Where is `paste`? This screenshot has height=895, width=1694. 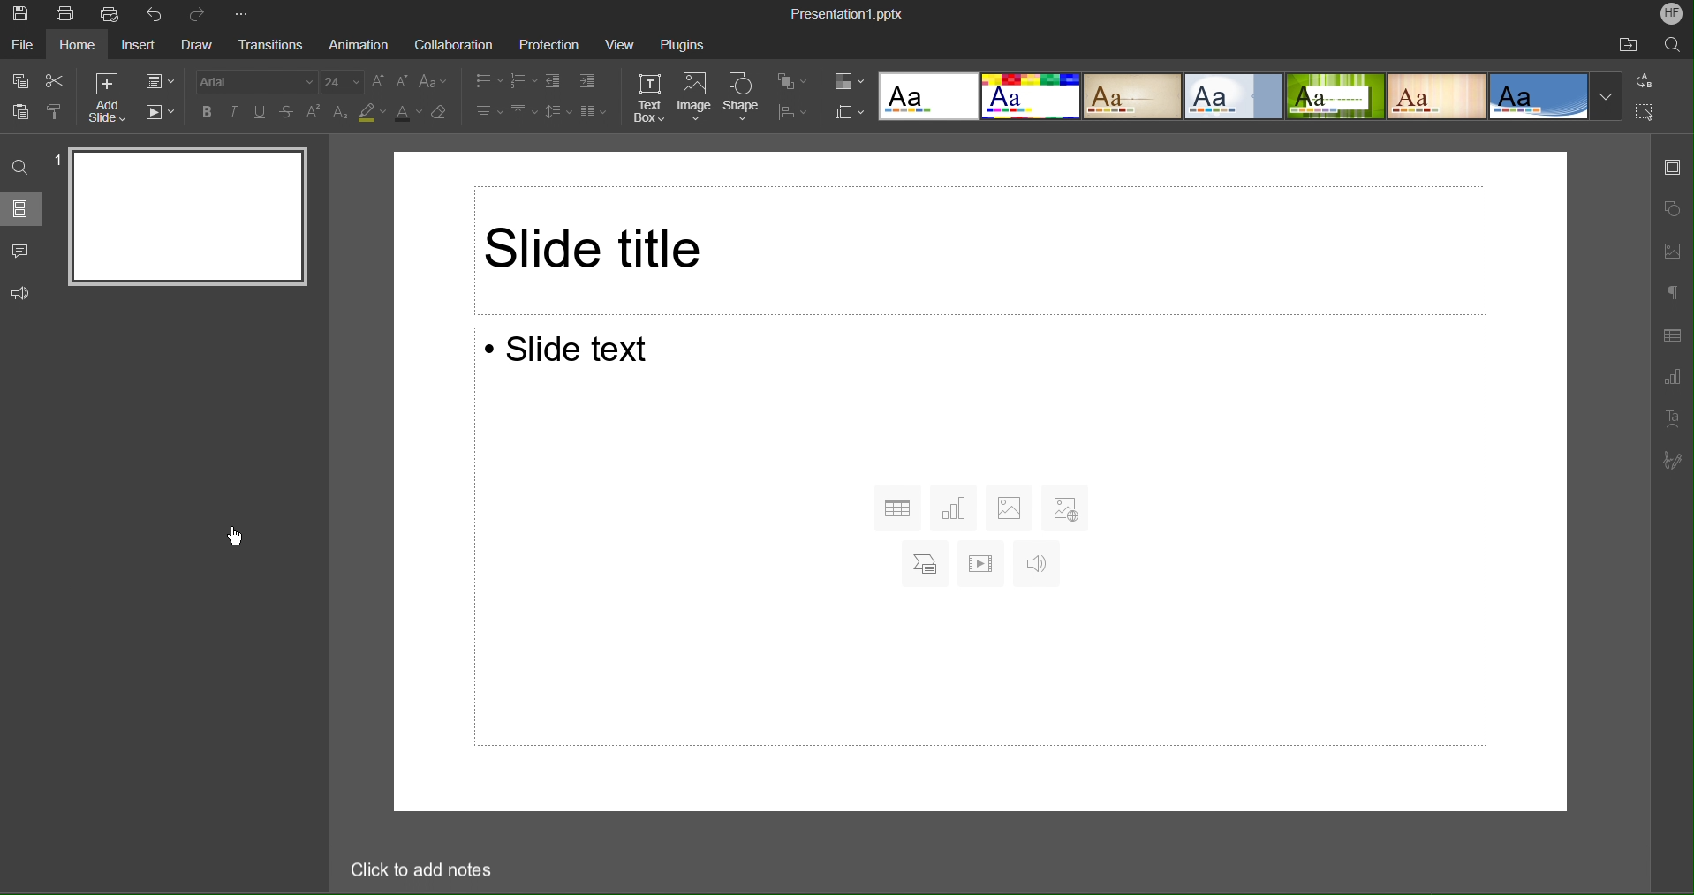
paste is located at coordinates (25, 113).